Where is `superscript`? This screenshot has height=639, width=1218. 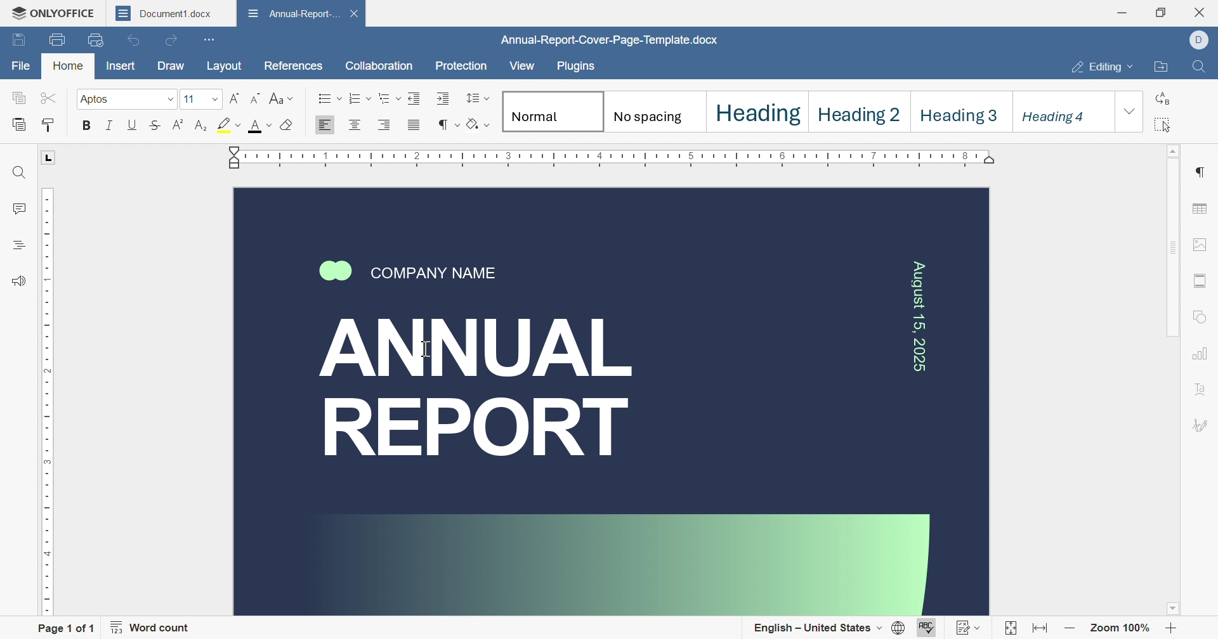 superscript is located at coordinates (181, 126).